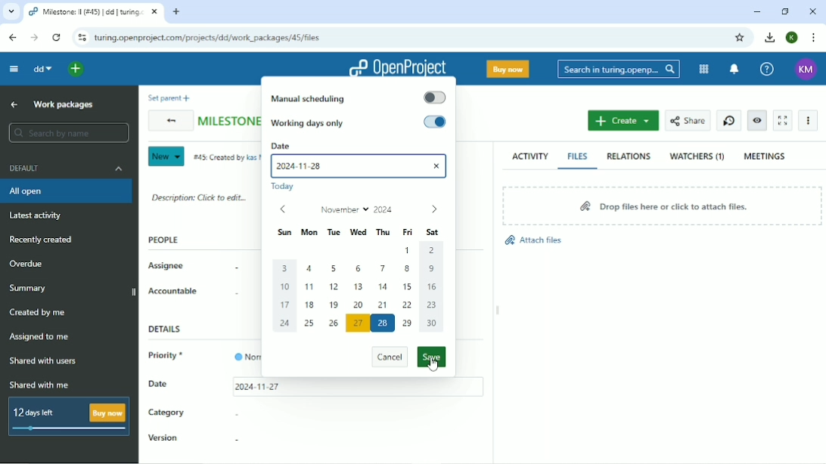 This screenshot has width=826, height=464. I want to click on View site information , so click(79, 37).